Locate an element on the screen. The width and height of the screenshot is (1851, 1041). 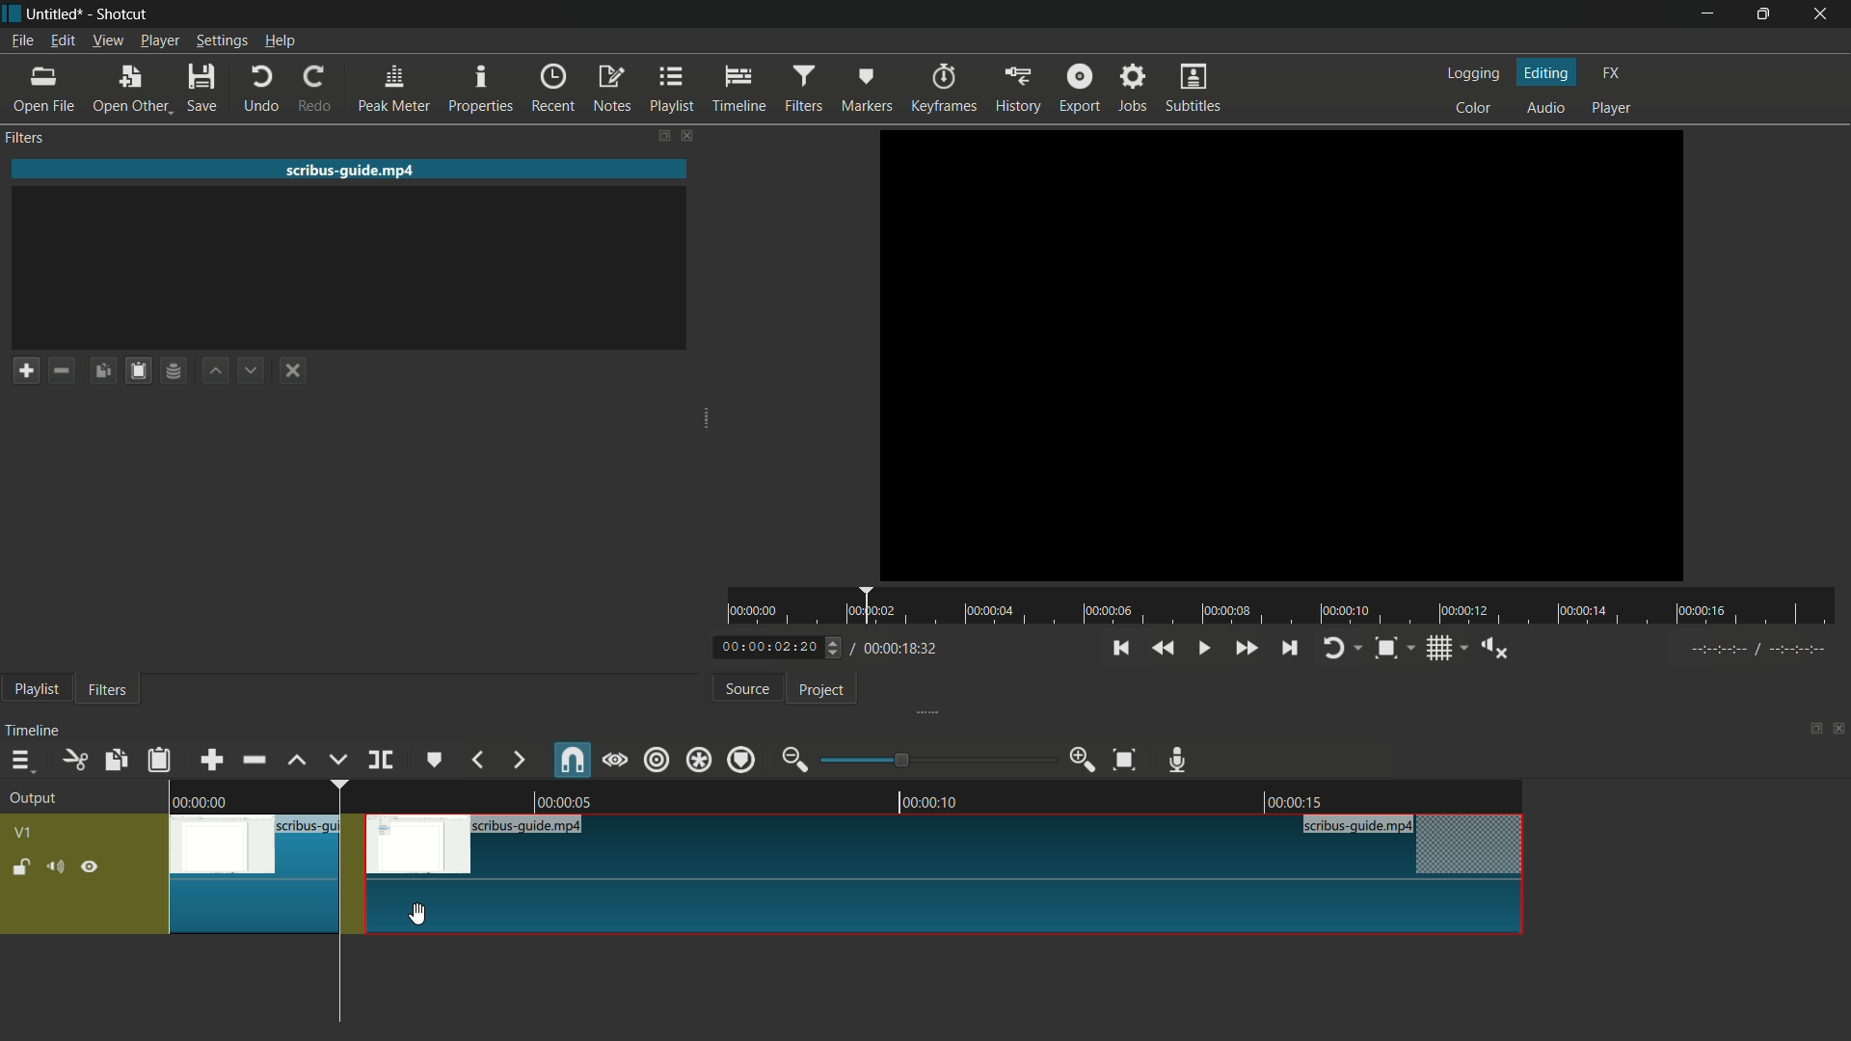
move filter up is located at coordinates (213, 370).